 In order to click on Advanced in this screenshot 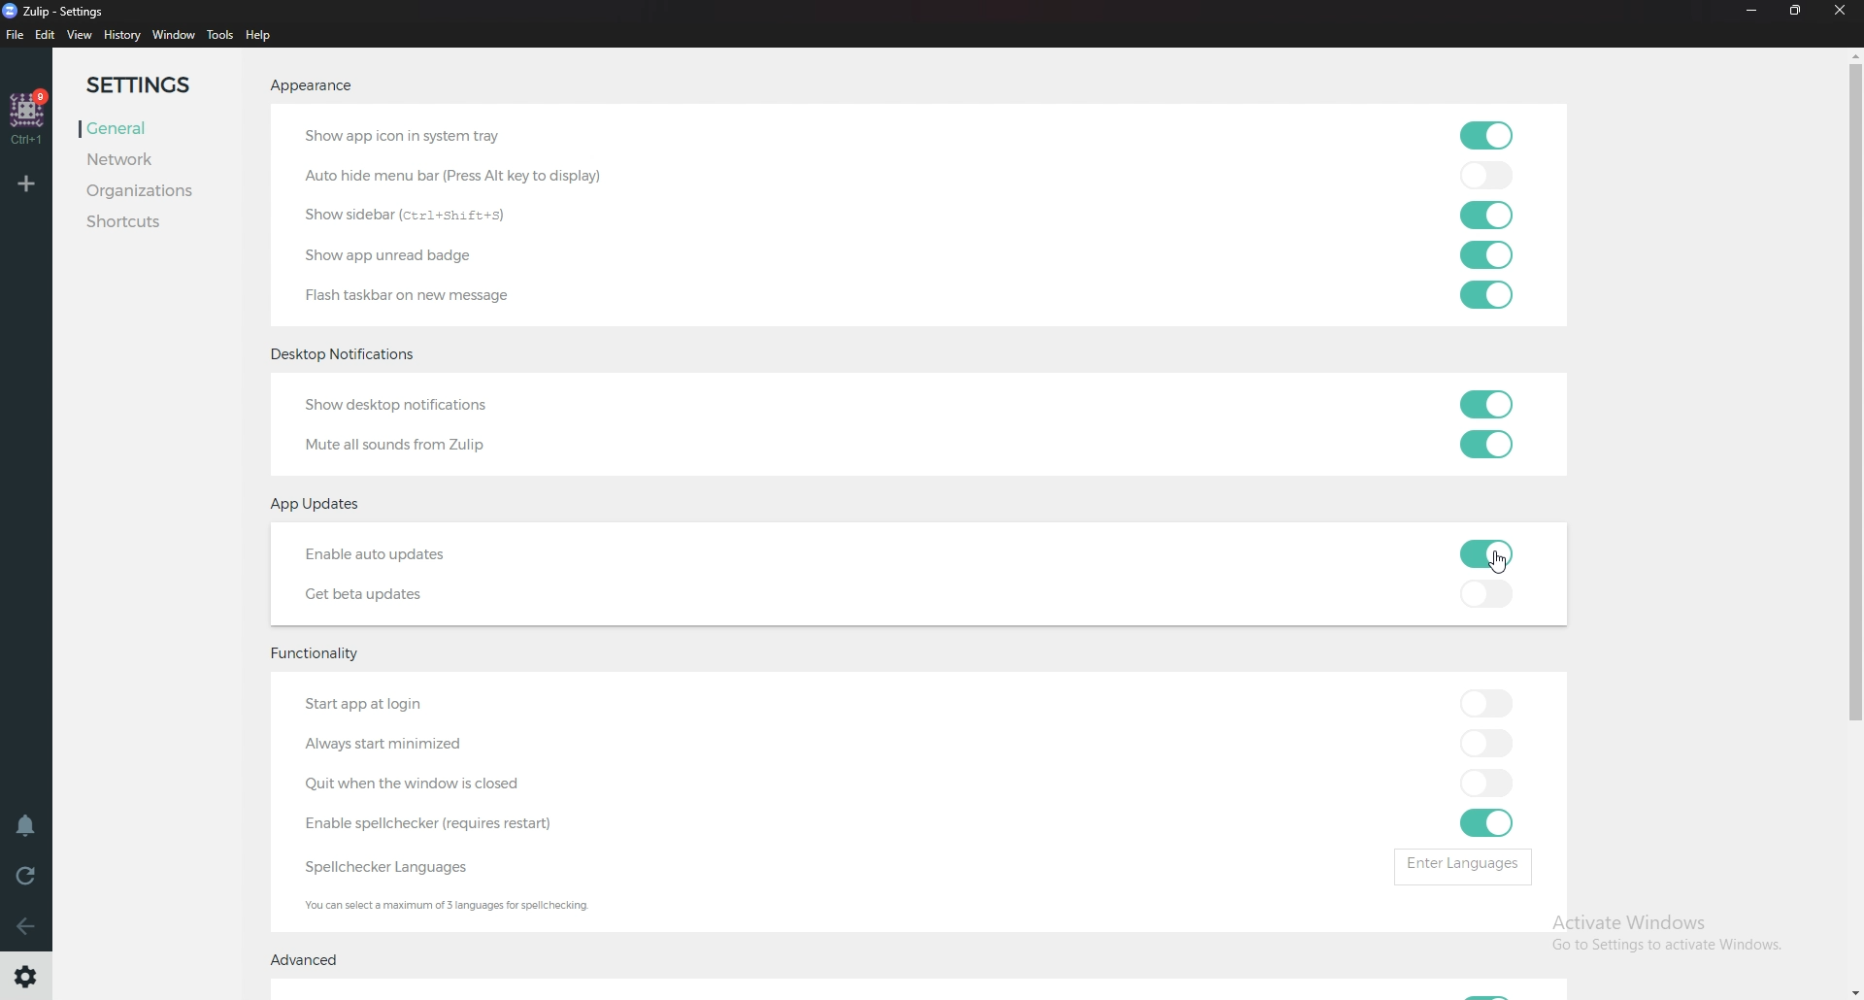, I will do `click(316, 964)`.